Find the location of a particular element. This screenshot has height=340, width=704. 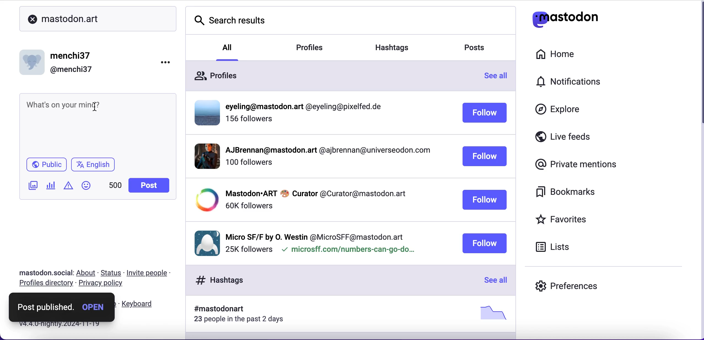

bookmarks is located at coordinates (570, 194).